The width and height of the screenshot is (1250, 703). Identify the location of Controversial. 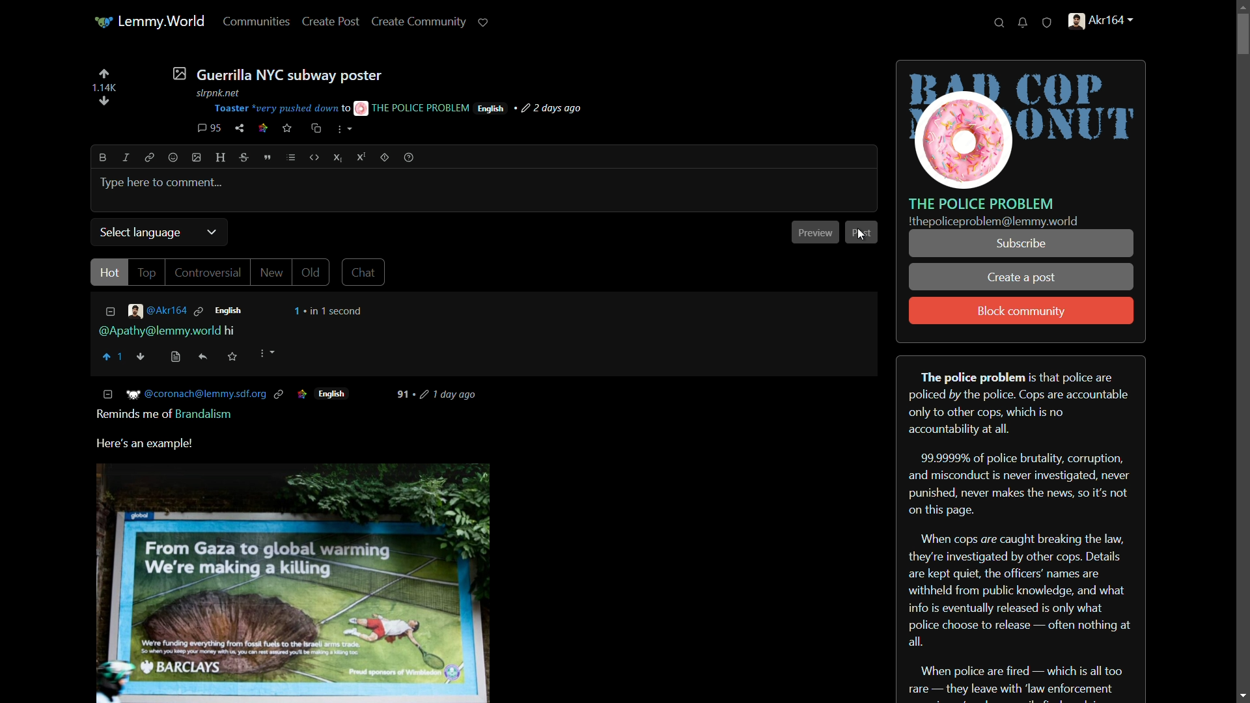
(209, 273).